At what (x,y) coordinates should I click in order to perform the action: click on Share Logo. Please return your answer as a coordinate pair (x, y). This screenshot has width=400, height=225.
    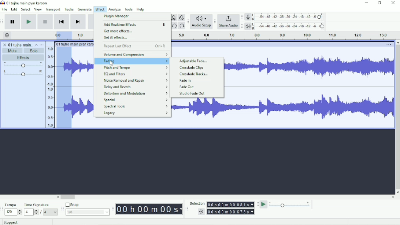
    Looking at the image, I should click on (227, 18).